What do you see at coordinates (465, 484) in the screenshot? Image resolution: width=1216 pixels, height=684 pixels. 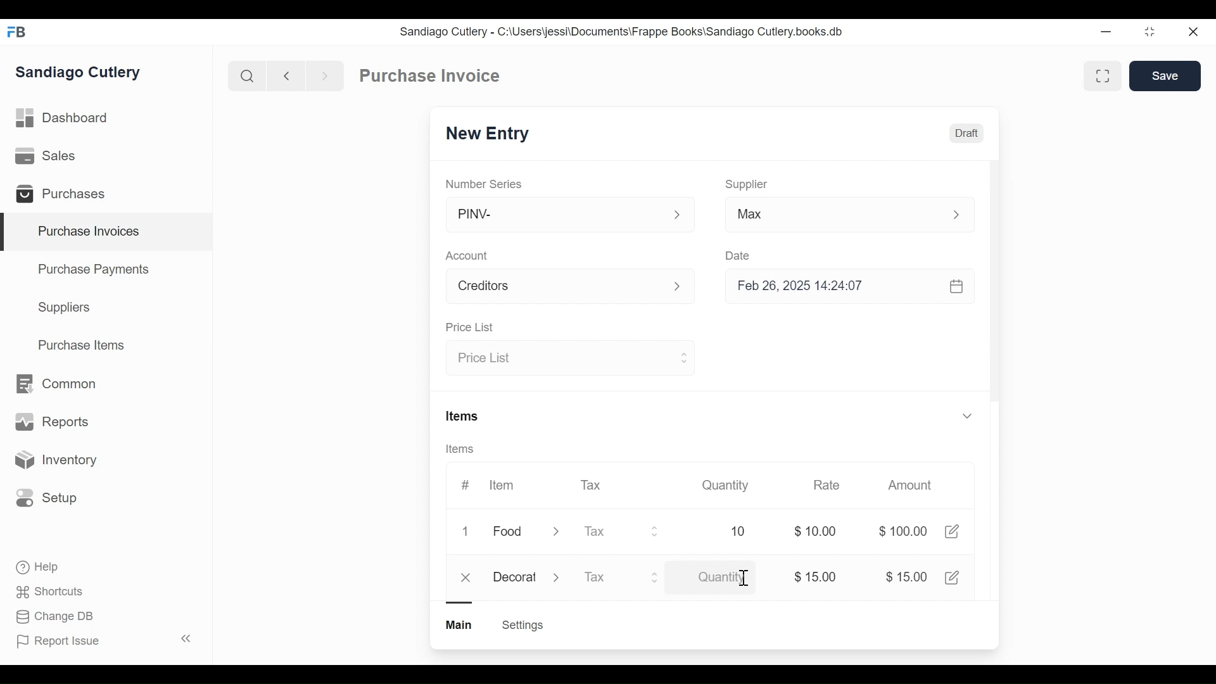 I see `#` at bounding box center [465, 484].